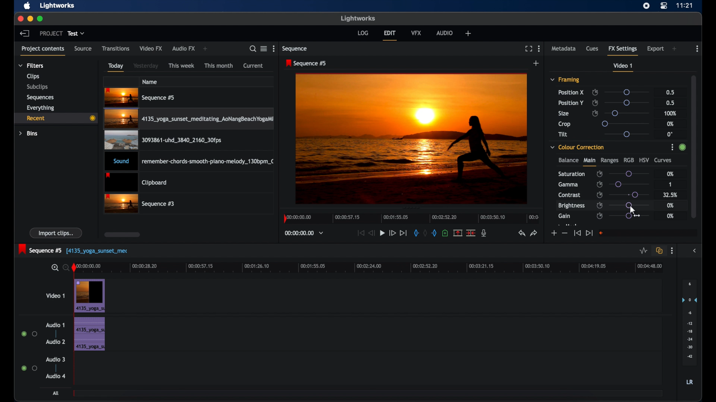 This screenshot has width=716, height=402. I want to click on 1, so click(671, 184).